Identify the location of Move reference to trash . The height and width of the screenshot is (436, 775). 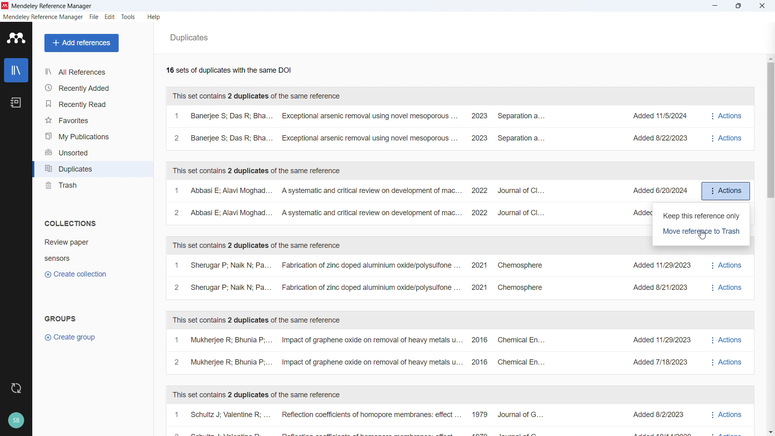
(701, 231).